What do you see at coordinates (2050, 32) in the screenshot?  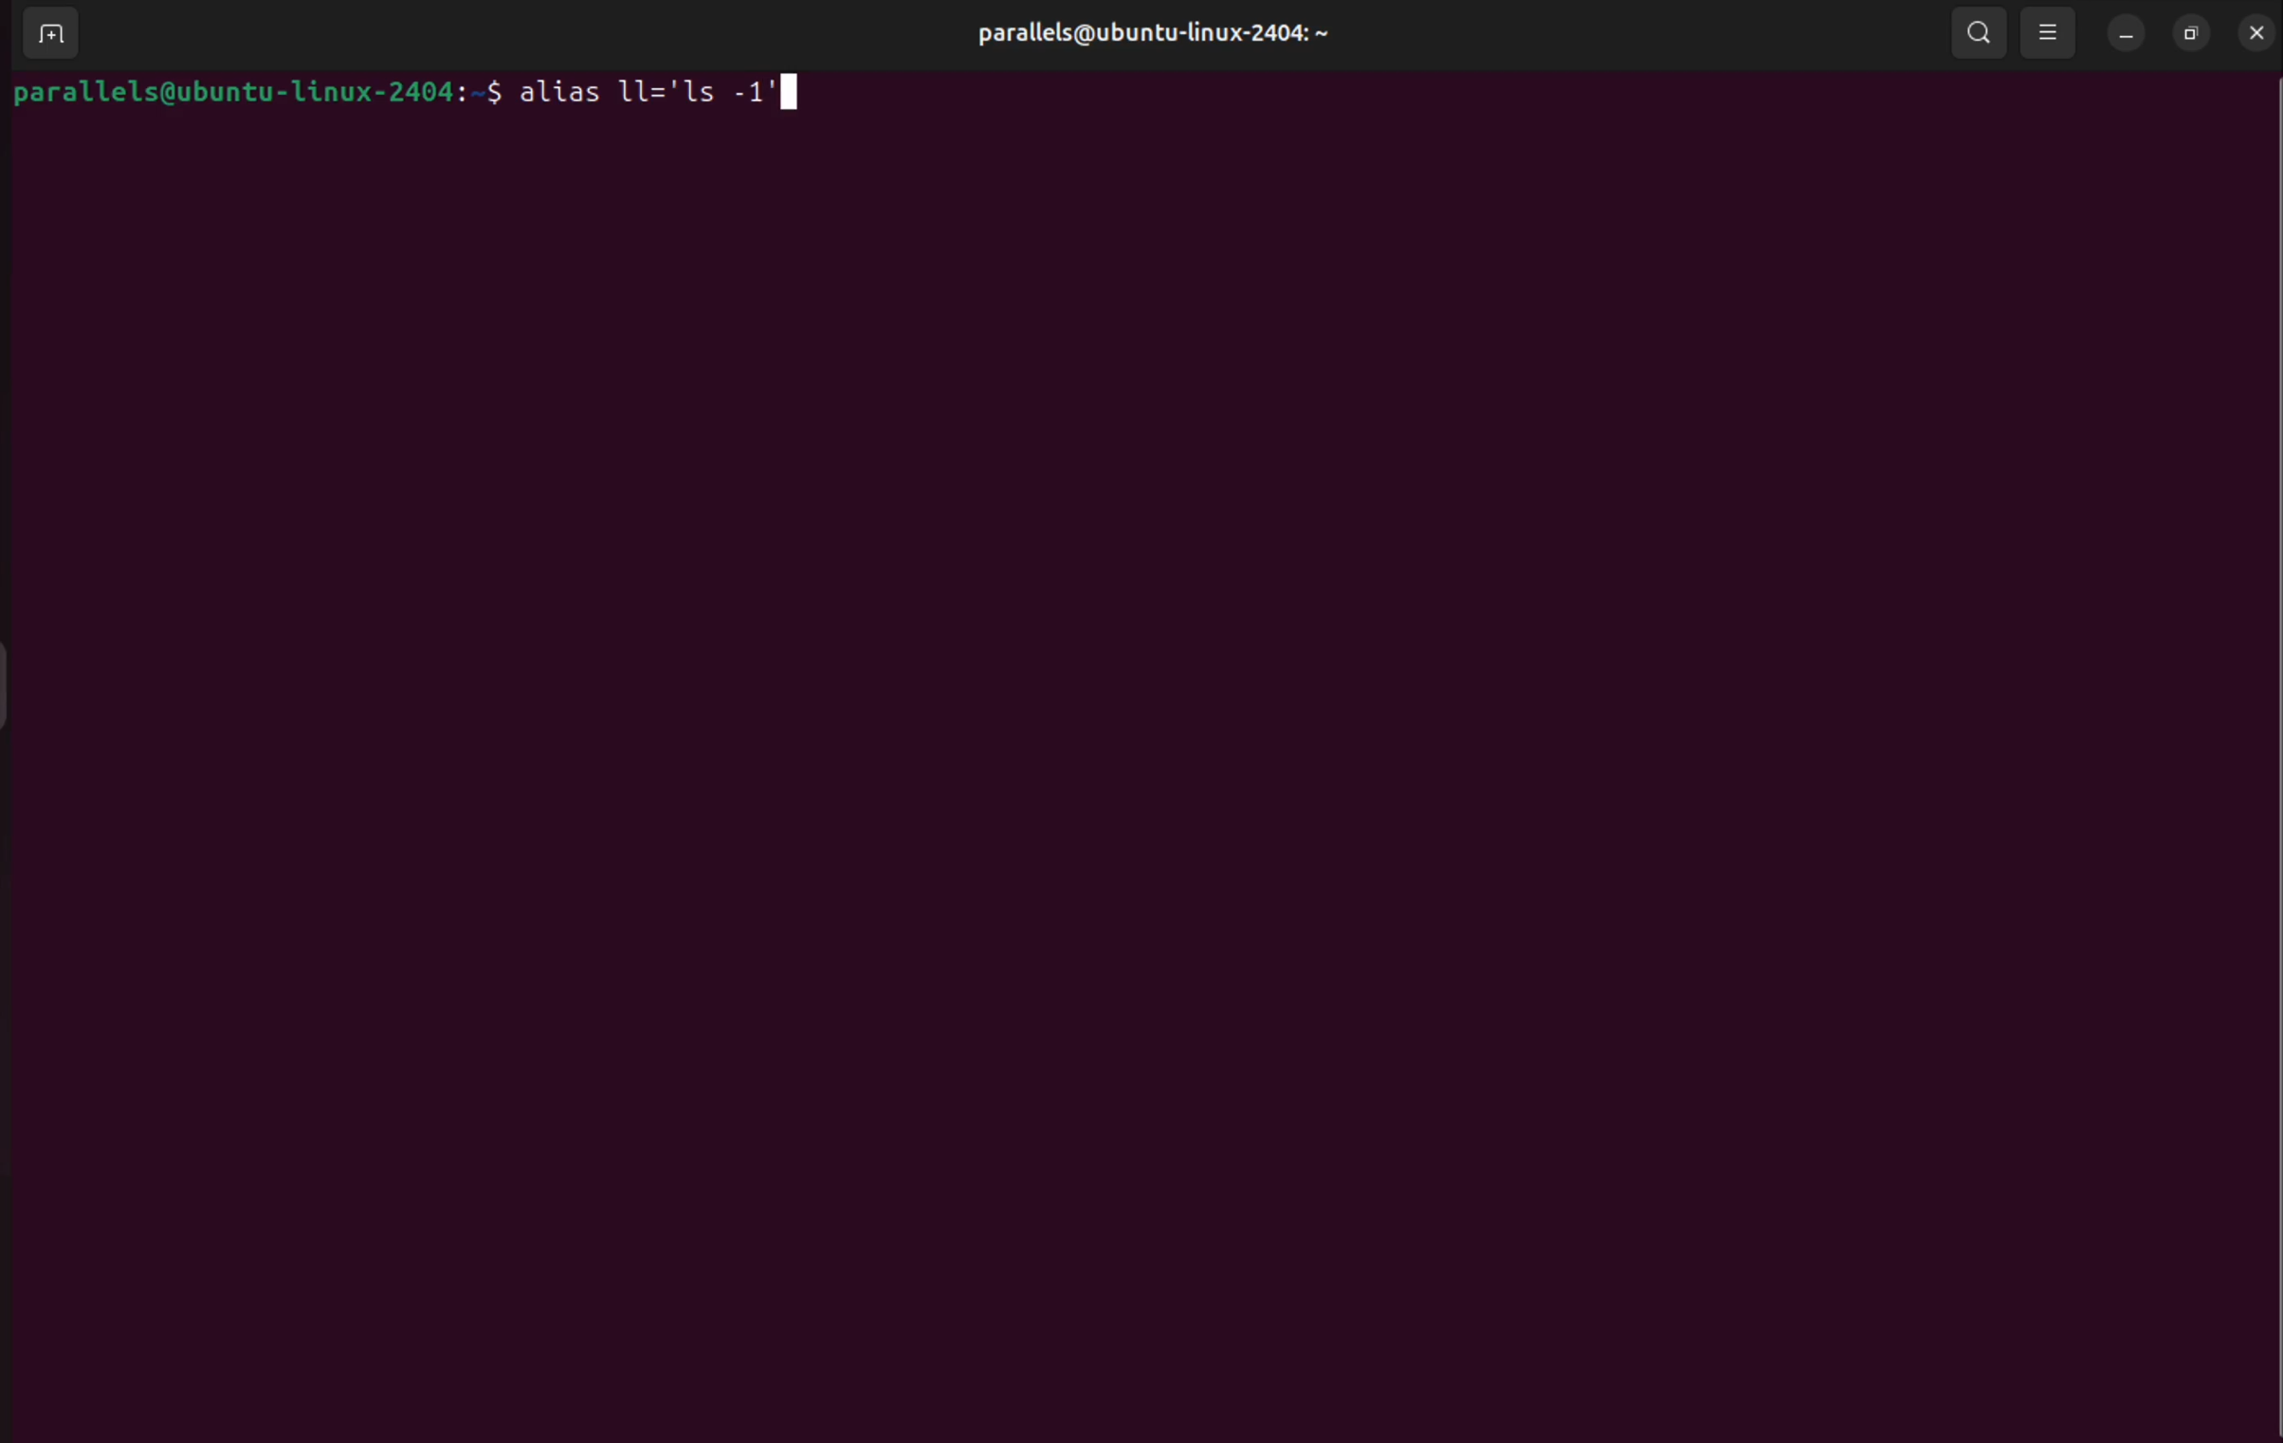 I see `view options` at bounding box center [2050, 32].